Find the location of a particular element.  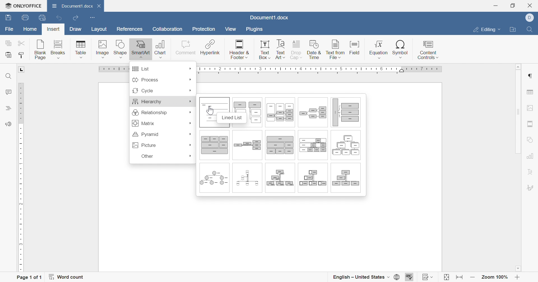

Circle picture hierarchy is located at coordinates (214, 179).